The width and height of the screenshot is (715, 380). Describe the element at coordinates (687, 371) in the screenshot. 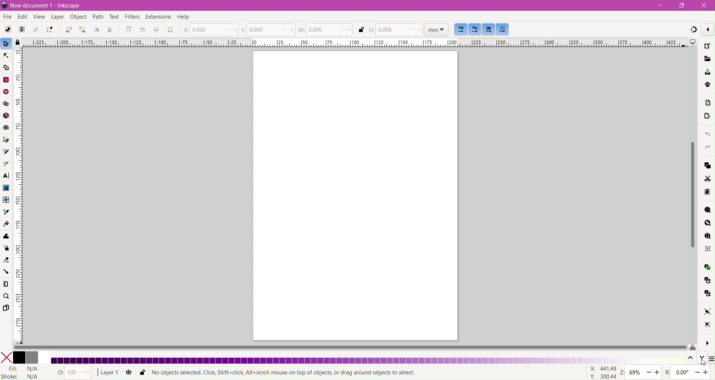

I see `zoom` at that location.